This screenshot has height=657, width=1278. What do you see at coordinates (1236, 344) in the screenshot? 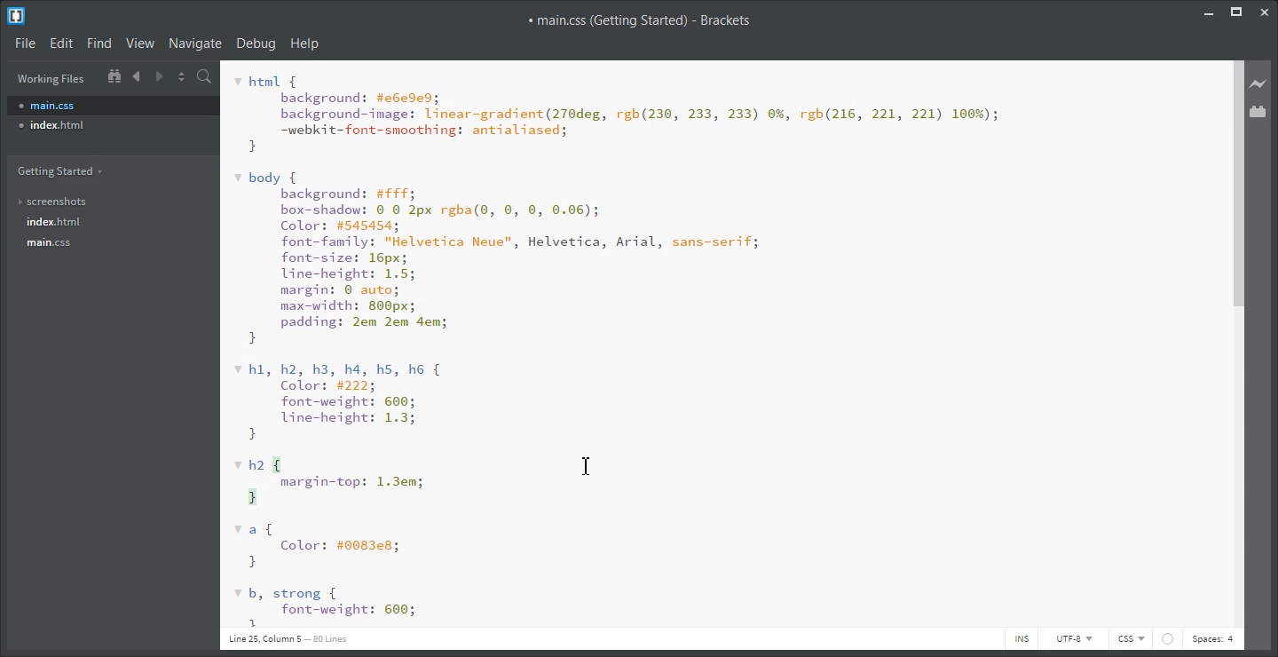
I see `Vertical Scroll bar` at bounding box center [1236, 344].